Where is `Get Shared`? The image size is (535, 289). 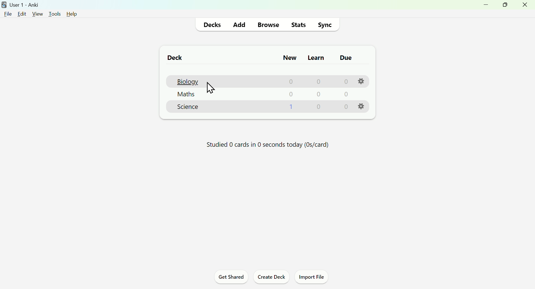
Get Shared is located at coordinates (232, 278).